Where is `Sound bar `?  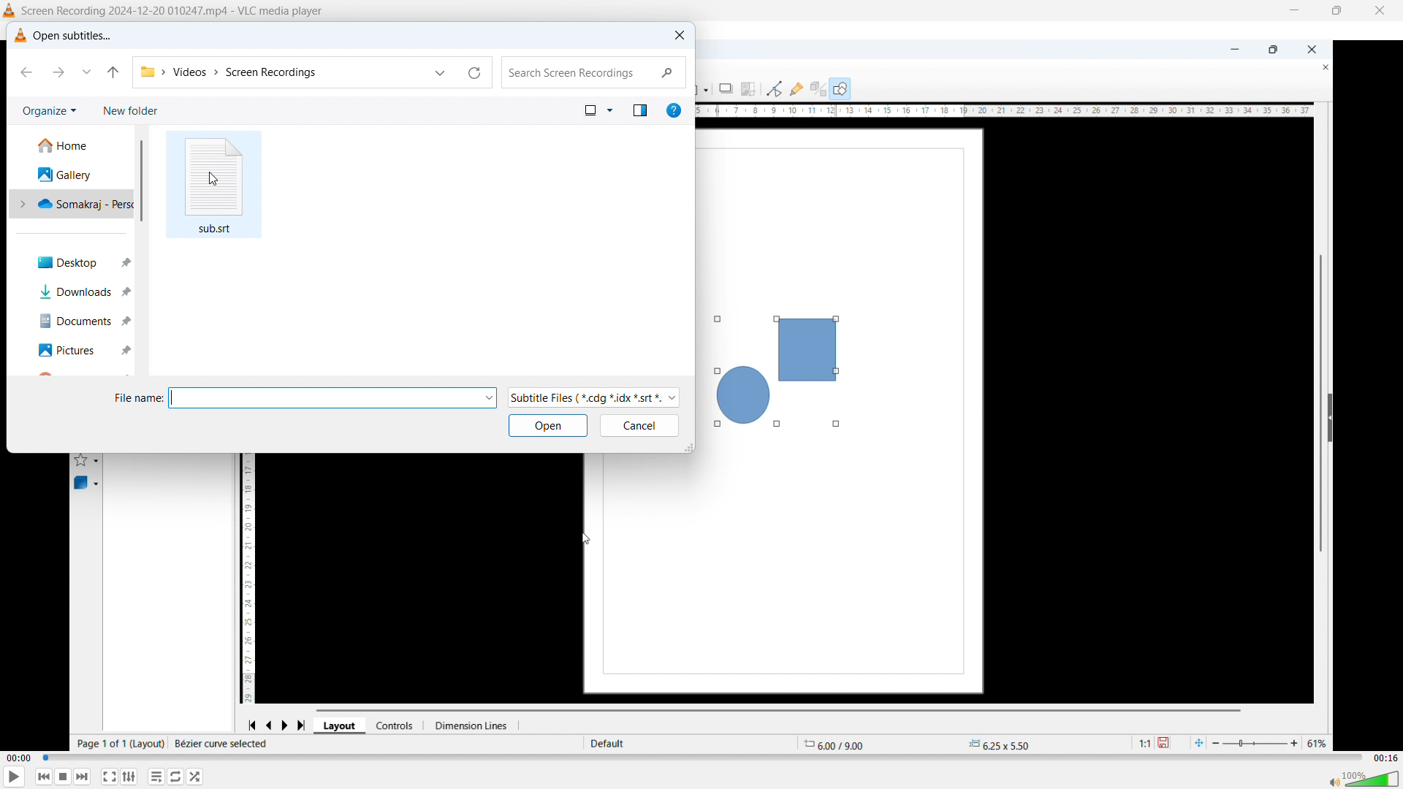
Sound bar  is located at coordinates (1363, 780).